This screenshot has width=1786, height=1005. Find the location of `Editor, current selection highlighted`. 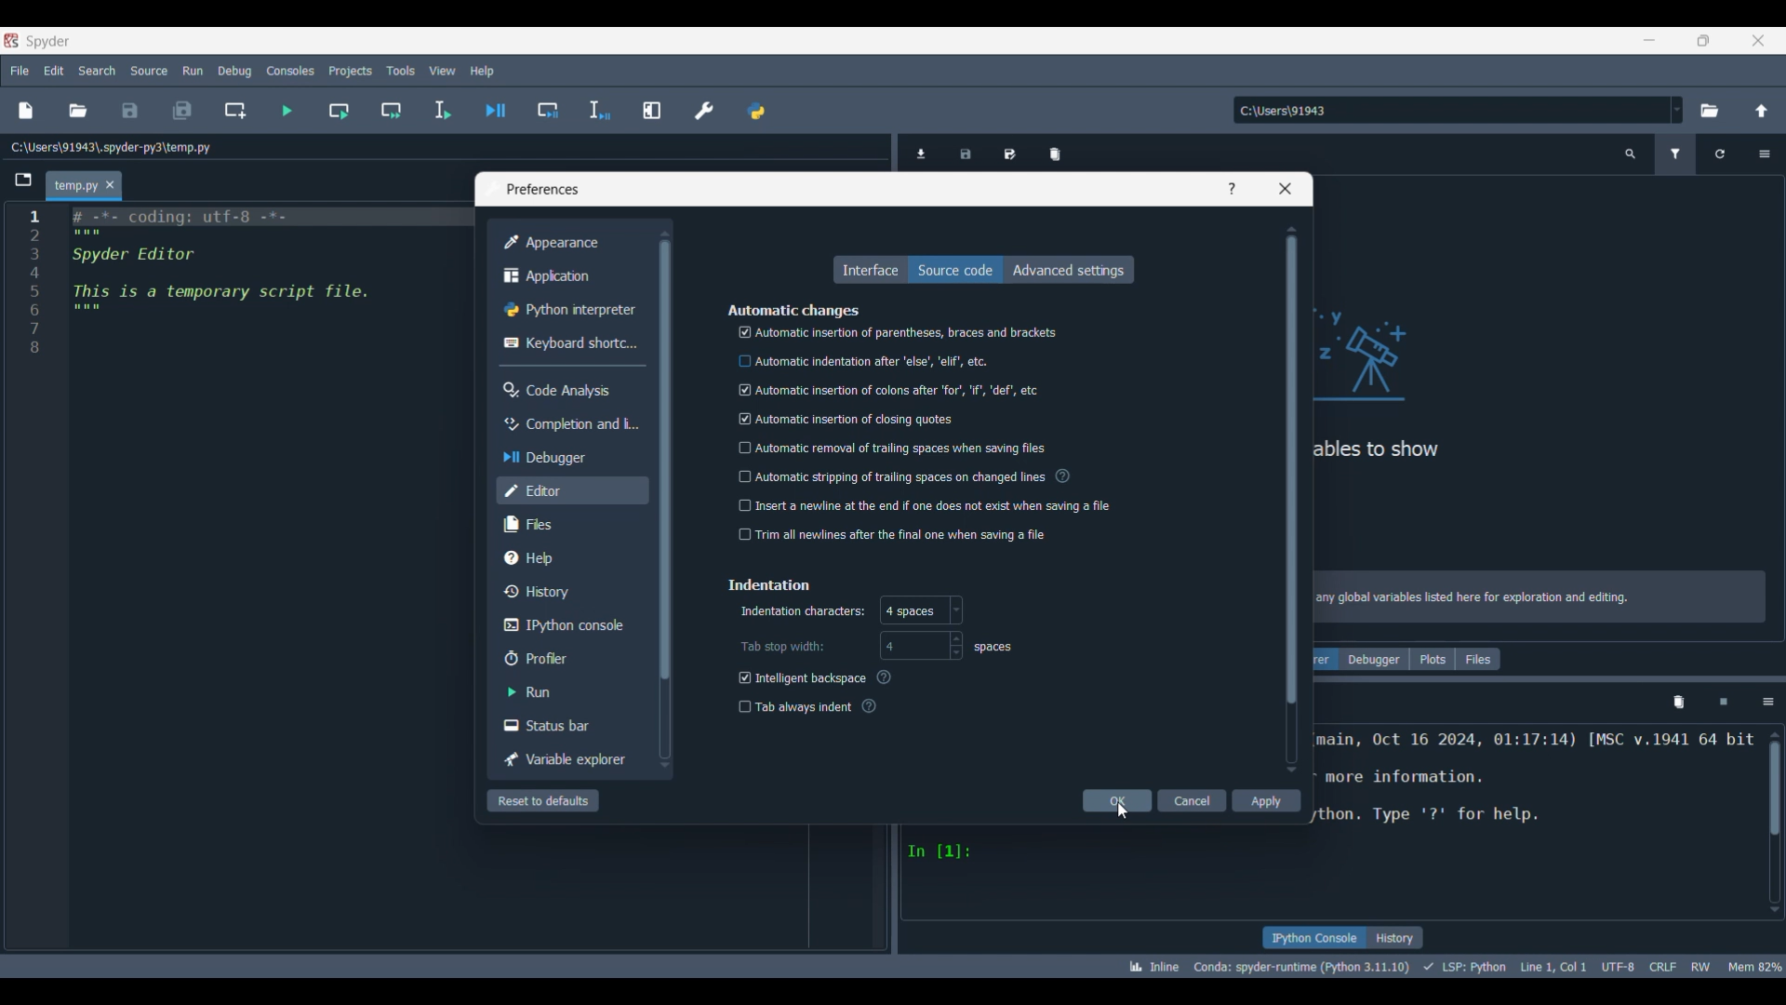

Editor, current selection highlighted is located at coordinates (573, 490).